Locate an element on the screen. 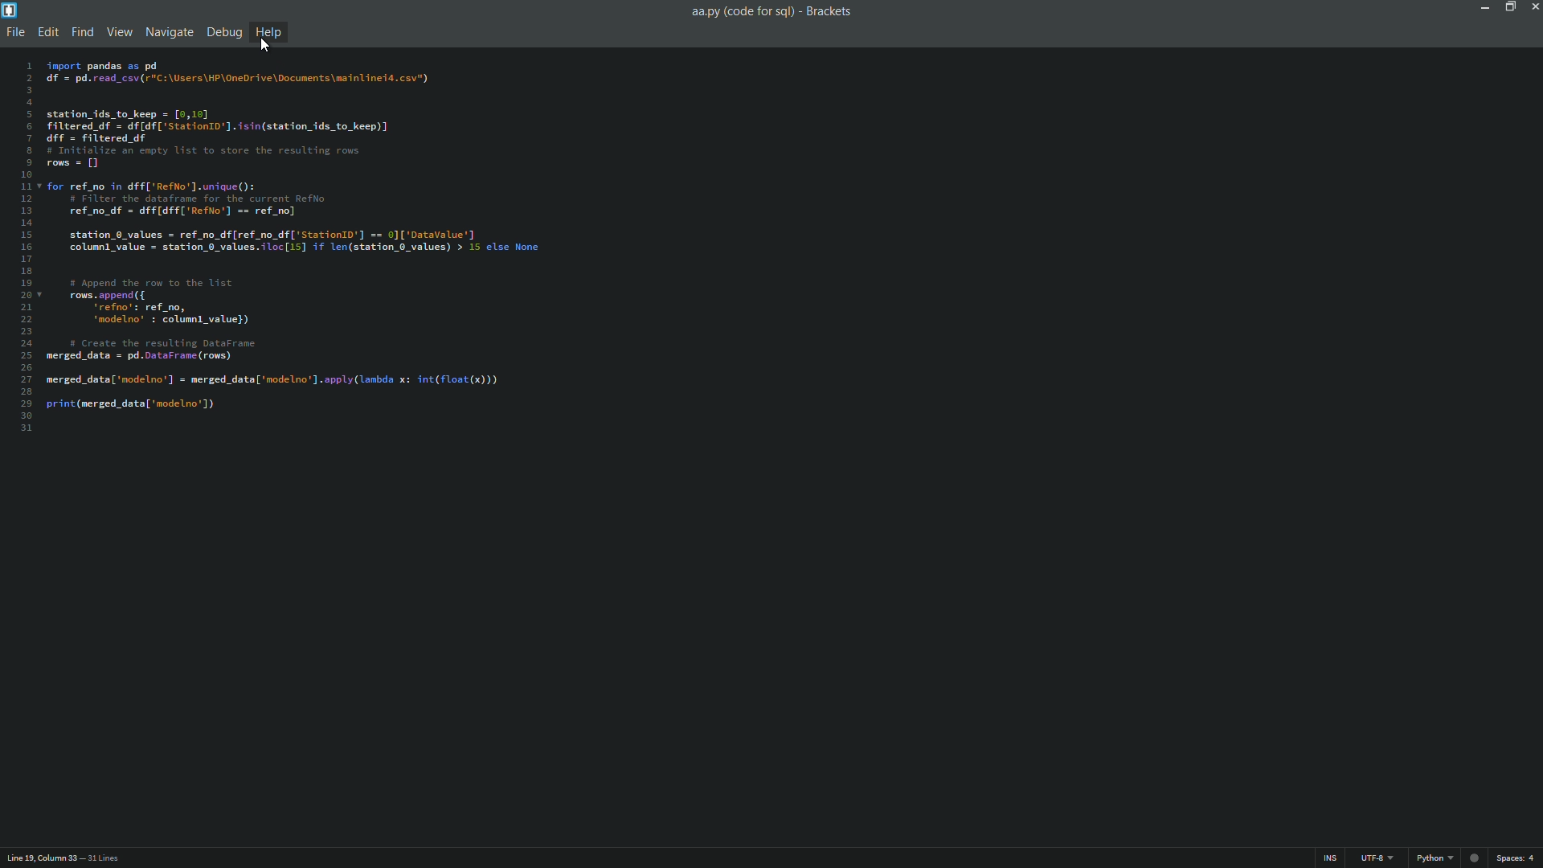 This screenshot has width=1543, height=868. ins is located at coordinates (1332, 857).